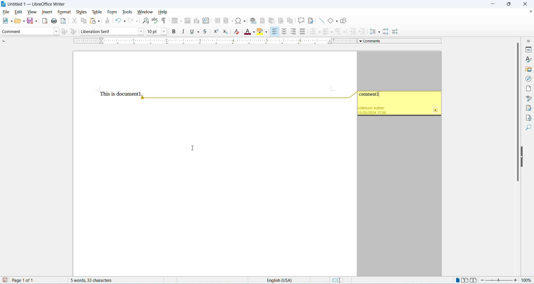 This screenshot has height=284, width=534. What do you see at coordinates (147, 12) in the screenshot?
I see `window` at bounding box center [147, 12].